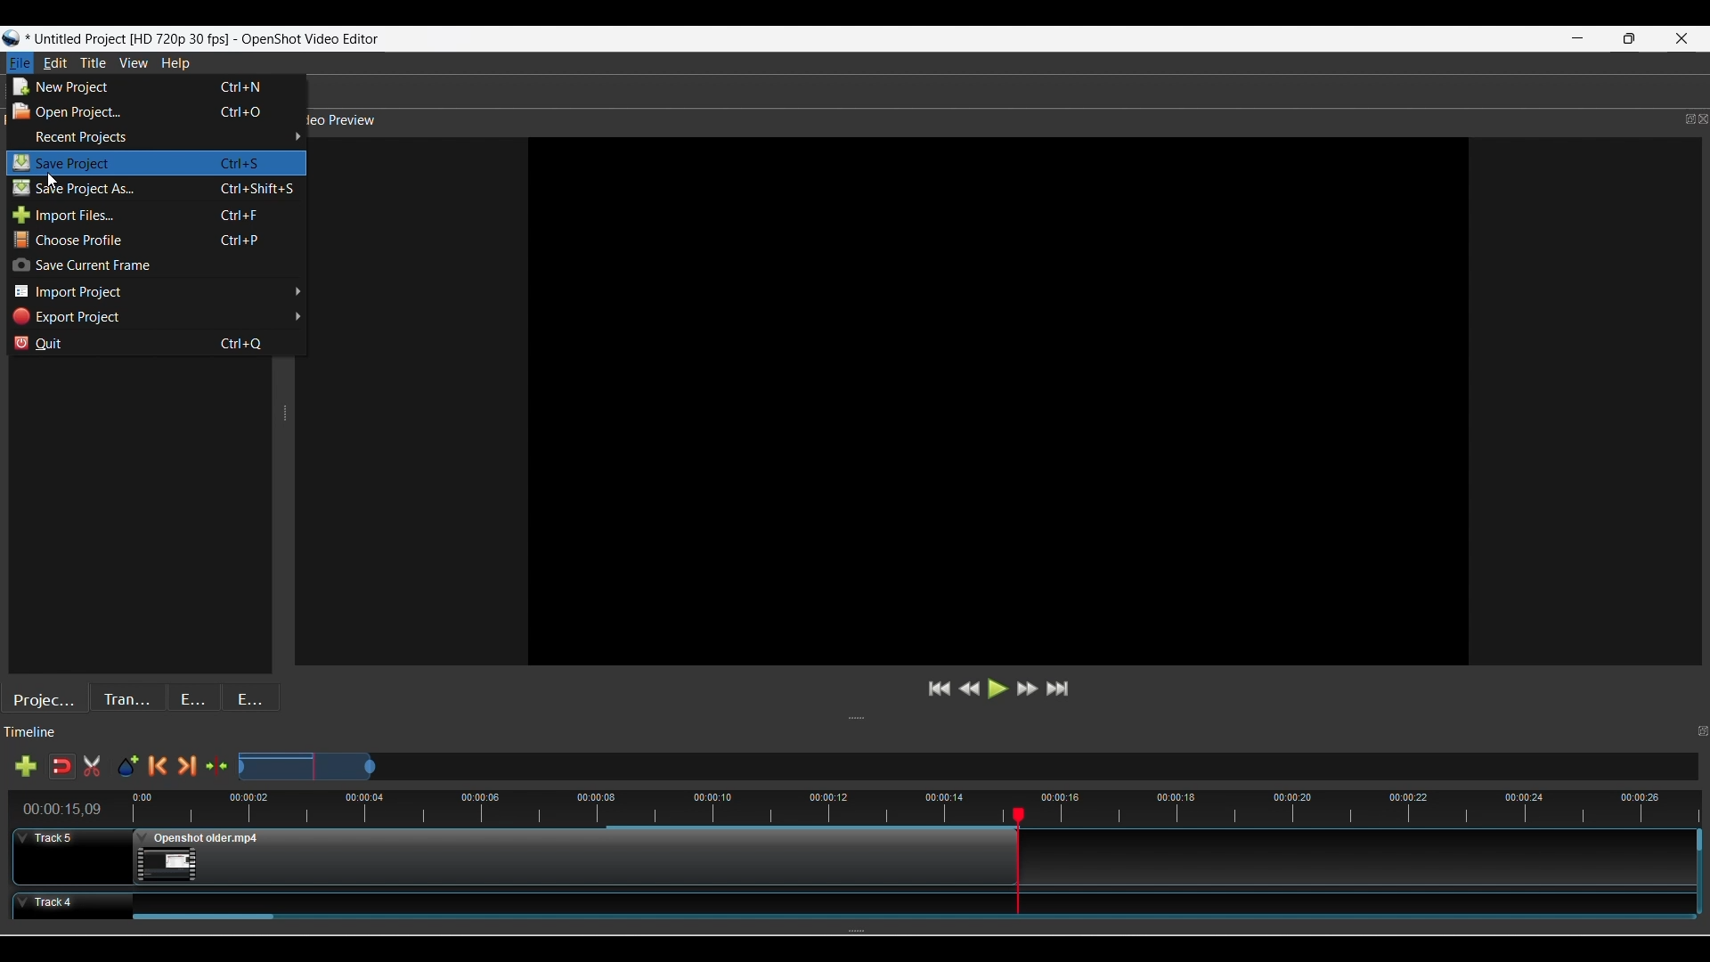  I want to click on Change height of panels attached to this line, so click(938, 719).